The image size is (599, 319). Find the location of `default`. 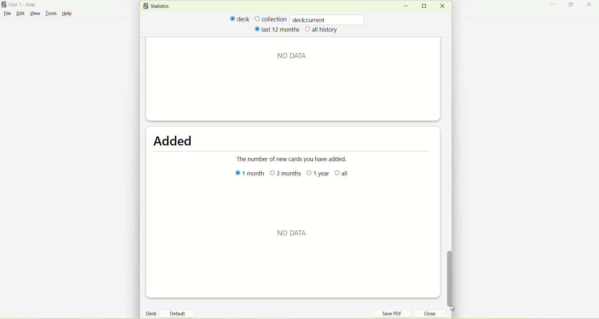

default is located at coordinates (180, 311).